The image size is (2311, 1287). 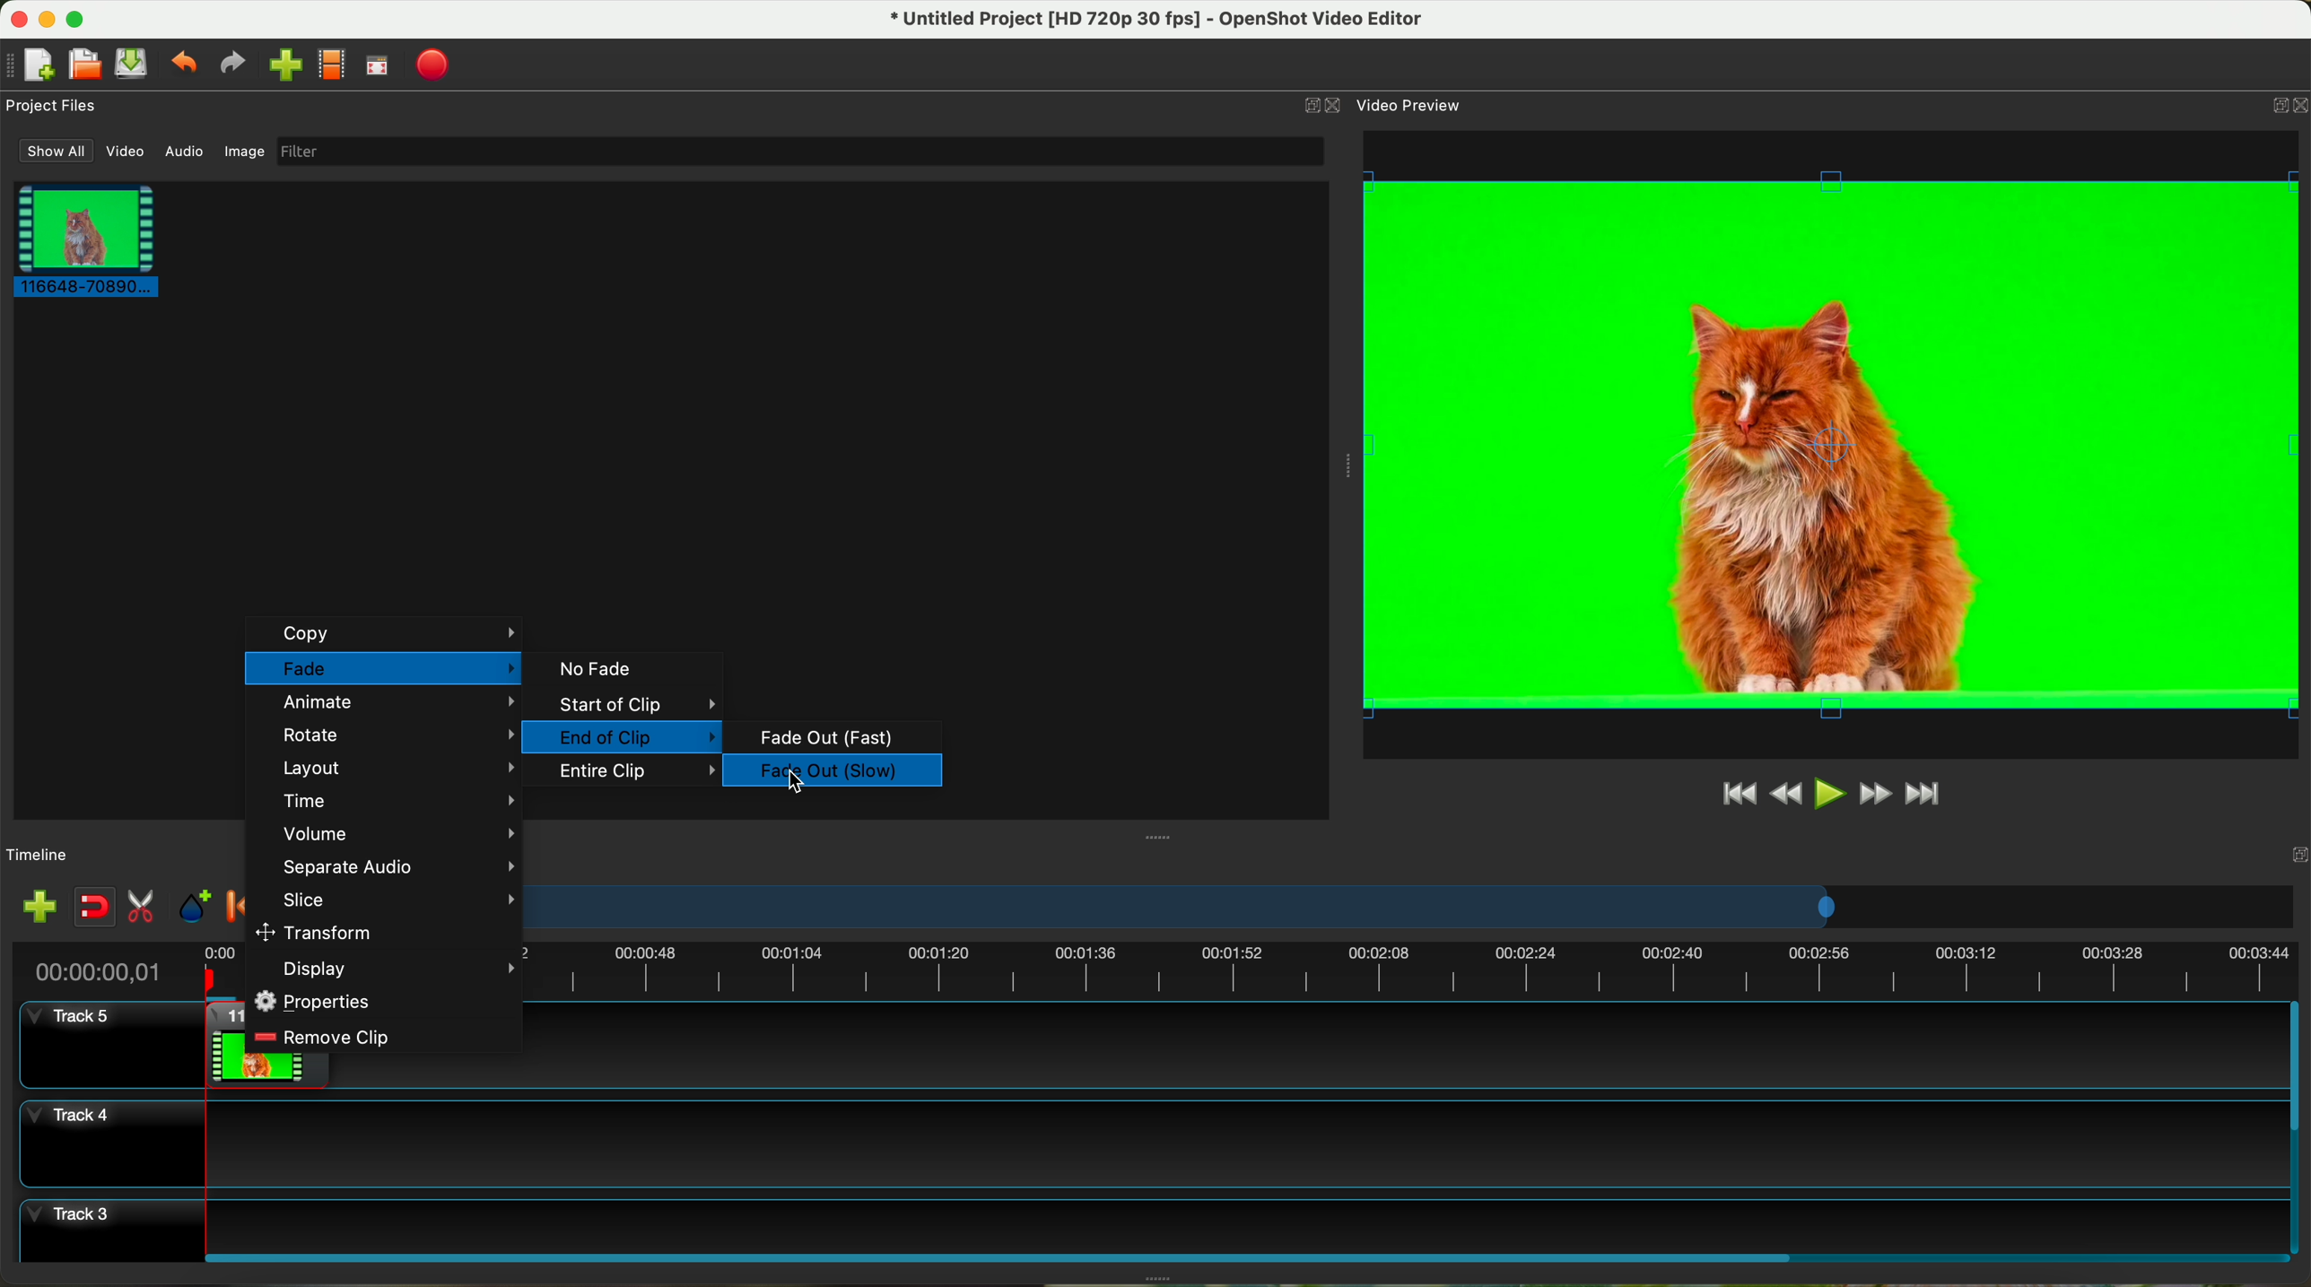 What do you see at coordinates (1875, 794) in the screenshot?
I see `fast foward` at bounding box center [1875, 794].